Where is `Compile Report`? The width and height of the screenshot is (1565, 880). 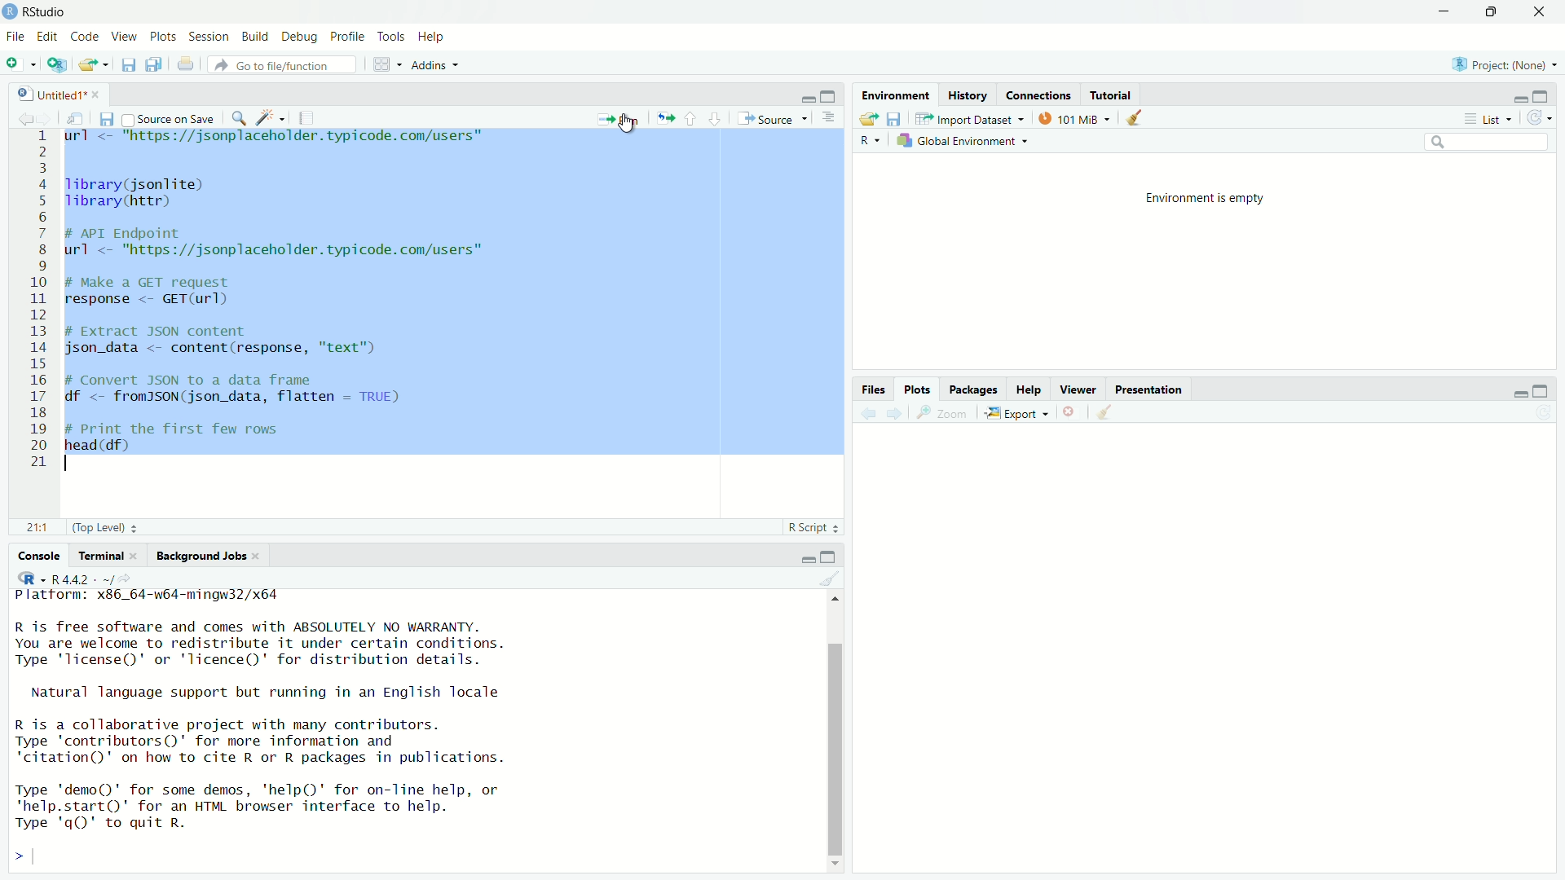
Compile Report is located at coordinates (309, 117).